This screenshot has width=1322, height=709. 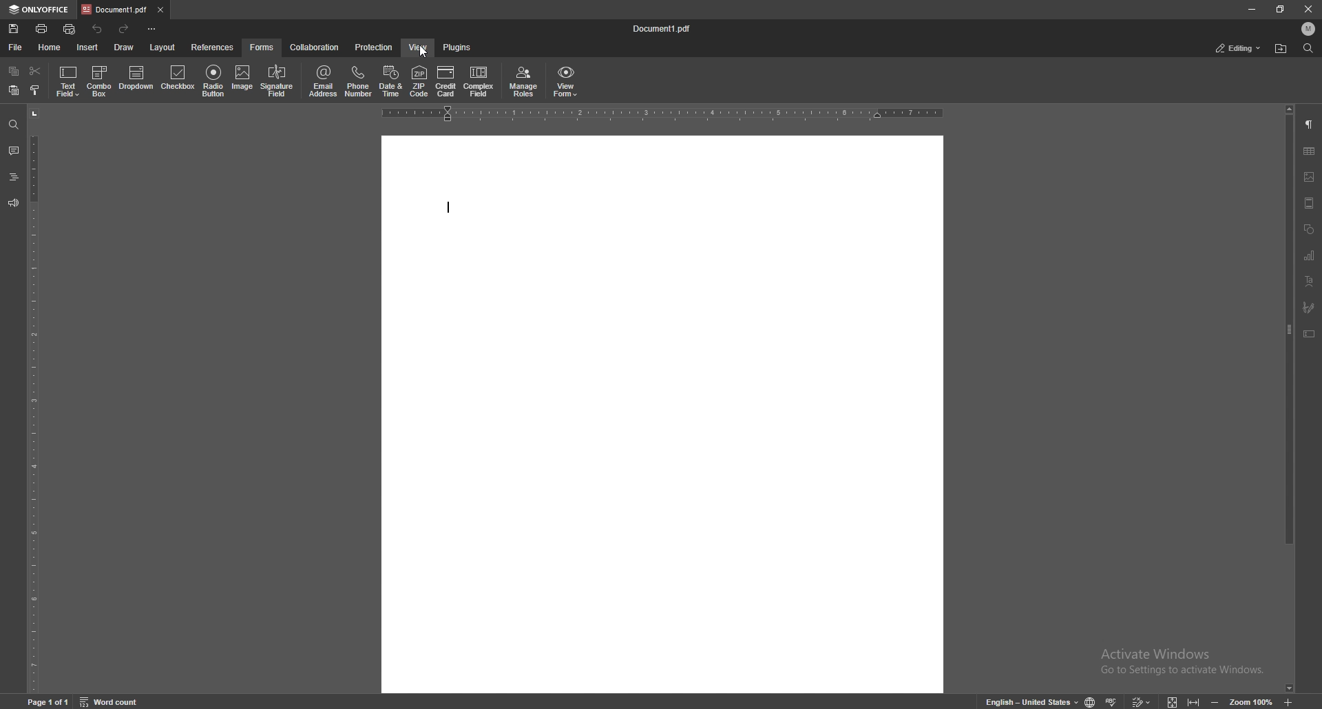 I want to click on image, so click(x=242, y=79).